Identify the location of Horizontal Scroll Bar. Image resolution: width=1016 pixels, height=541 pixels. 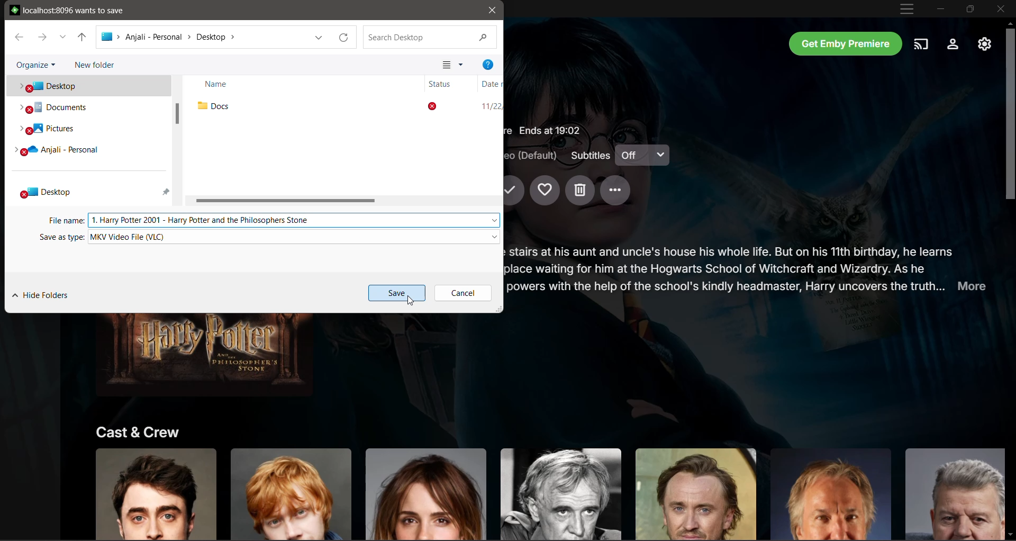
(338, 201).